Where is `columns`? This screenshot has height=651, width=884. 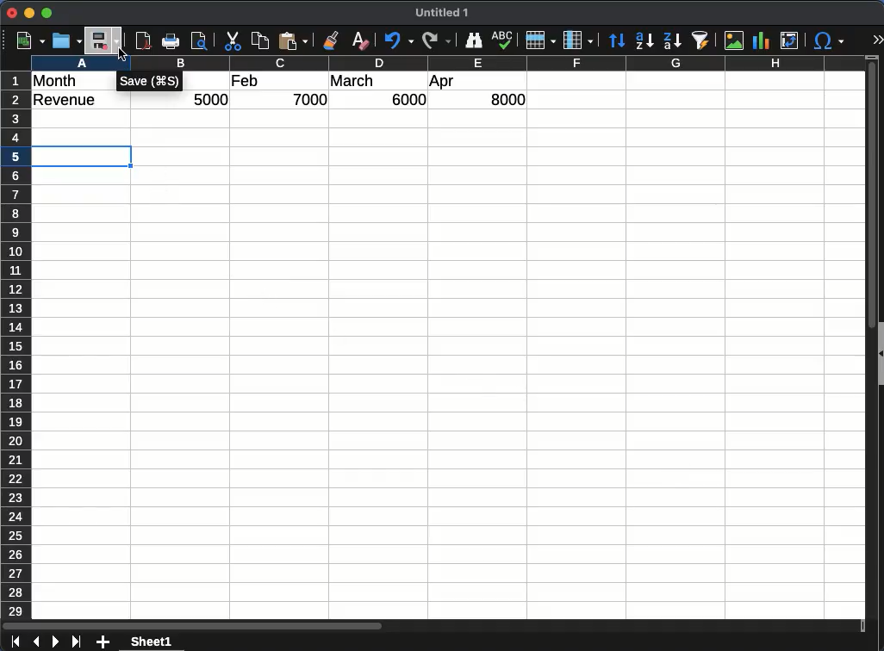 columns is located at coordinates (445, 64).